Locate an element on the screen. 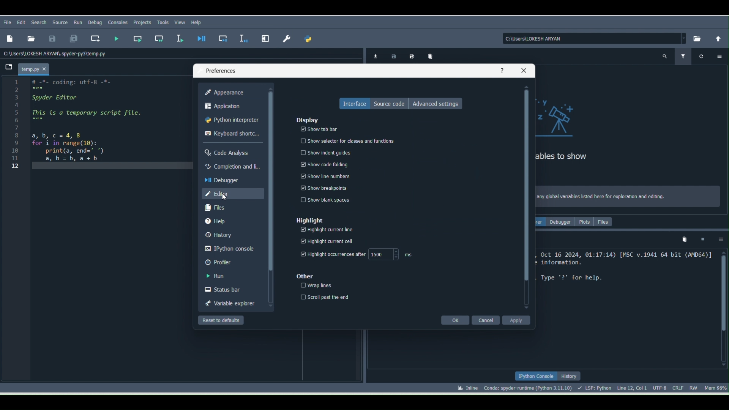  Show breakpoints is located at coordinates (328, 188).